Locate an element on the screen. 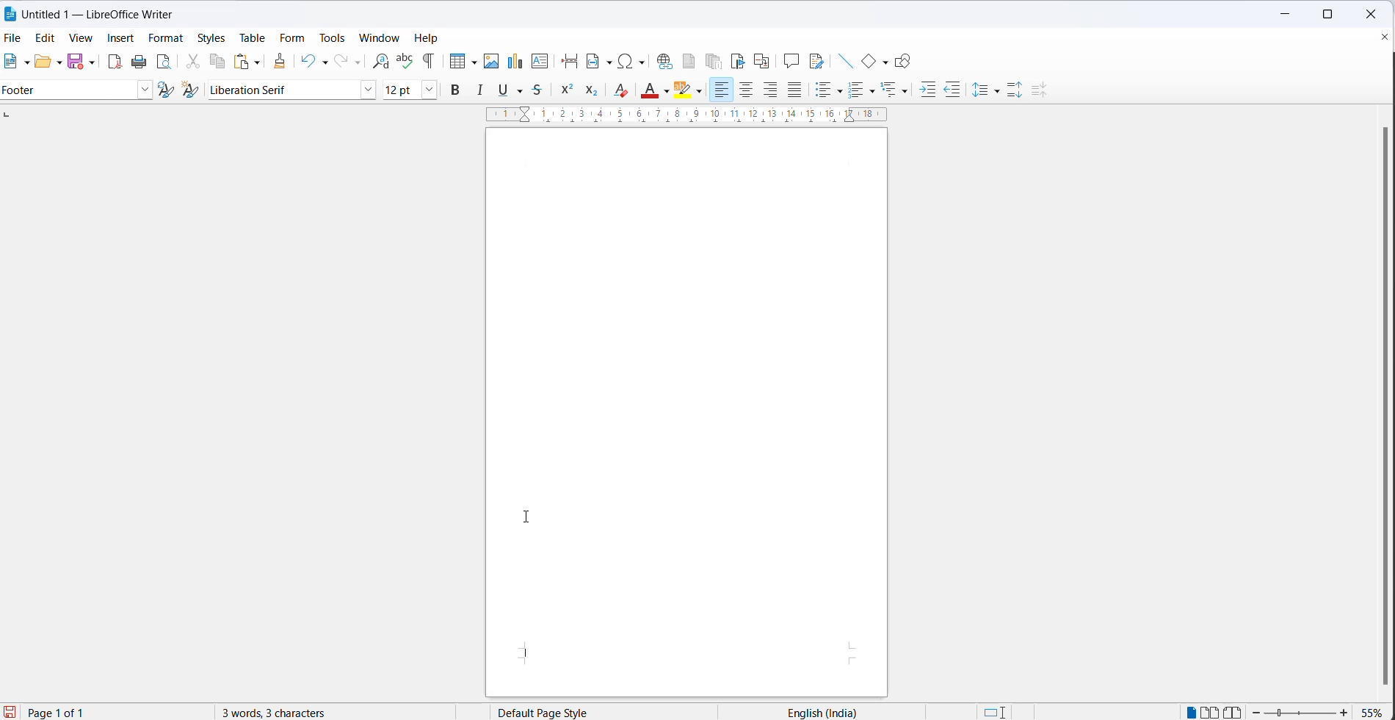 This screenshot has height=720, width=1395. update selected style is located at coordinates (165, 90).